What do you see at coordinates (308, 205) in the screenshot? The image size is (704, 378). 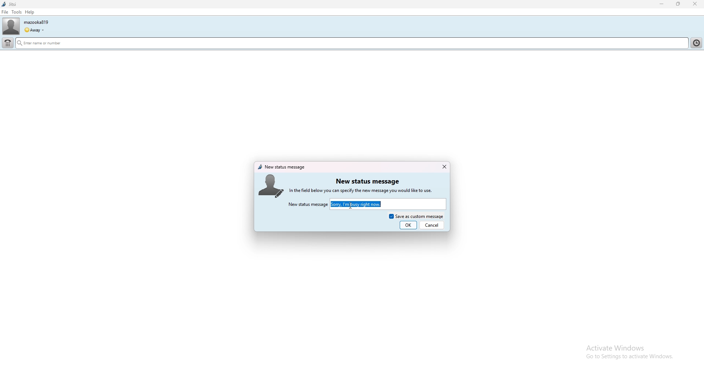 I see `new status message` at bounding box center [308, 205].